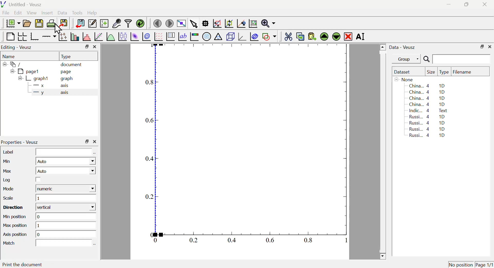  Describe the element at coordinates (15, 217) in the screenshot. I see `Min position` at that location.